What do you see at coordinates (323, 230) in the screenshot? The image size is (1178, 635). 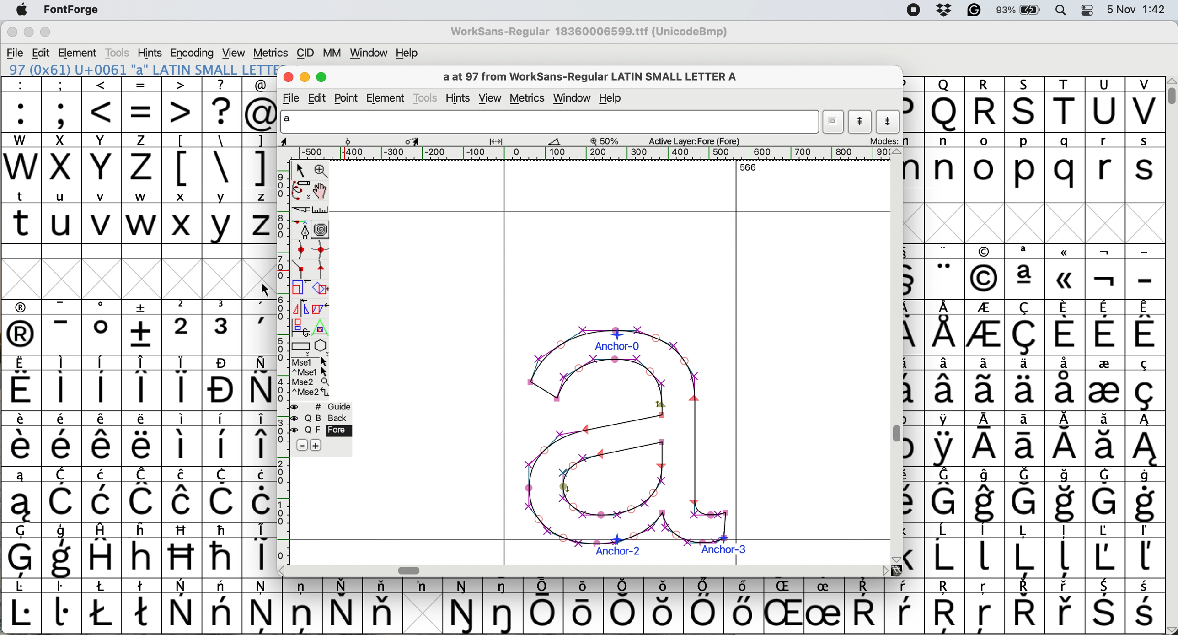 I see `change whether spiro is active or not` at bounding box center [323, 230].